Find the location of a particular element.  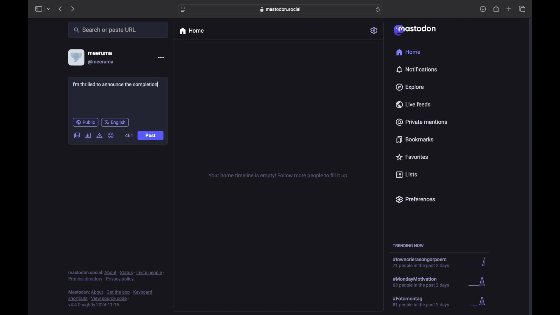

emoji is located at coordinates (111, 135).